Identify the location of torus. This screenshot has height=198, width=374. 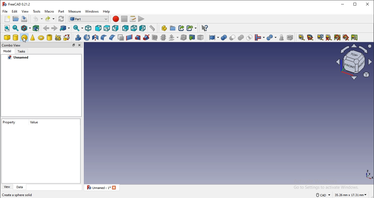
(40, 38).